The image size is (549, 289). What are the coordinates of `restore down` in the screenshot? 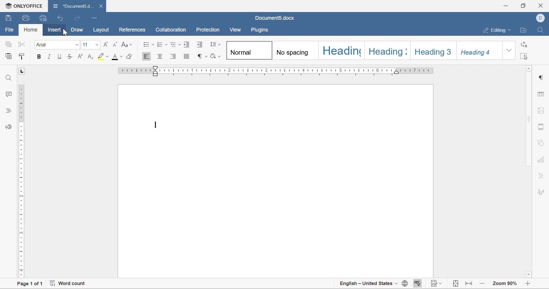 It's located at (523, 5).